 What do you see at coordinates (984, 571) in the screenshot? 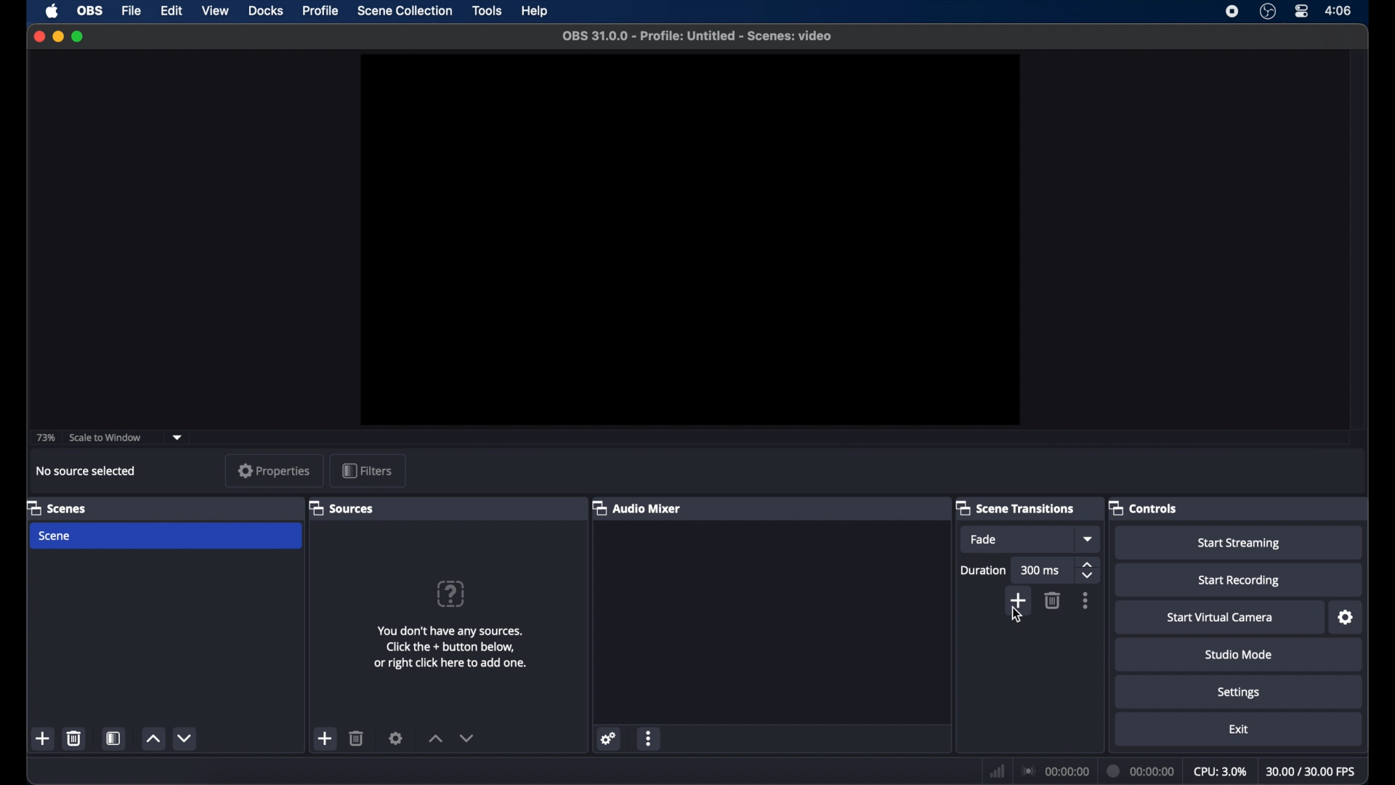
I see `duration` at bounding box center [984, 571].